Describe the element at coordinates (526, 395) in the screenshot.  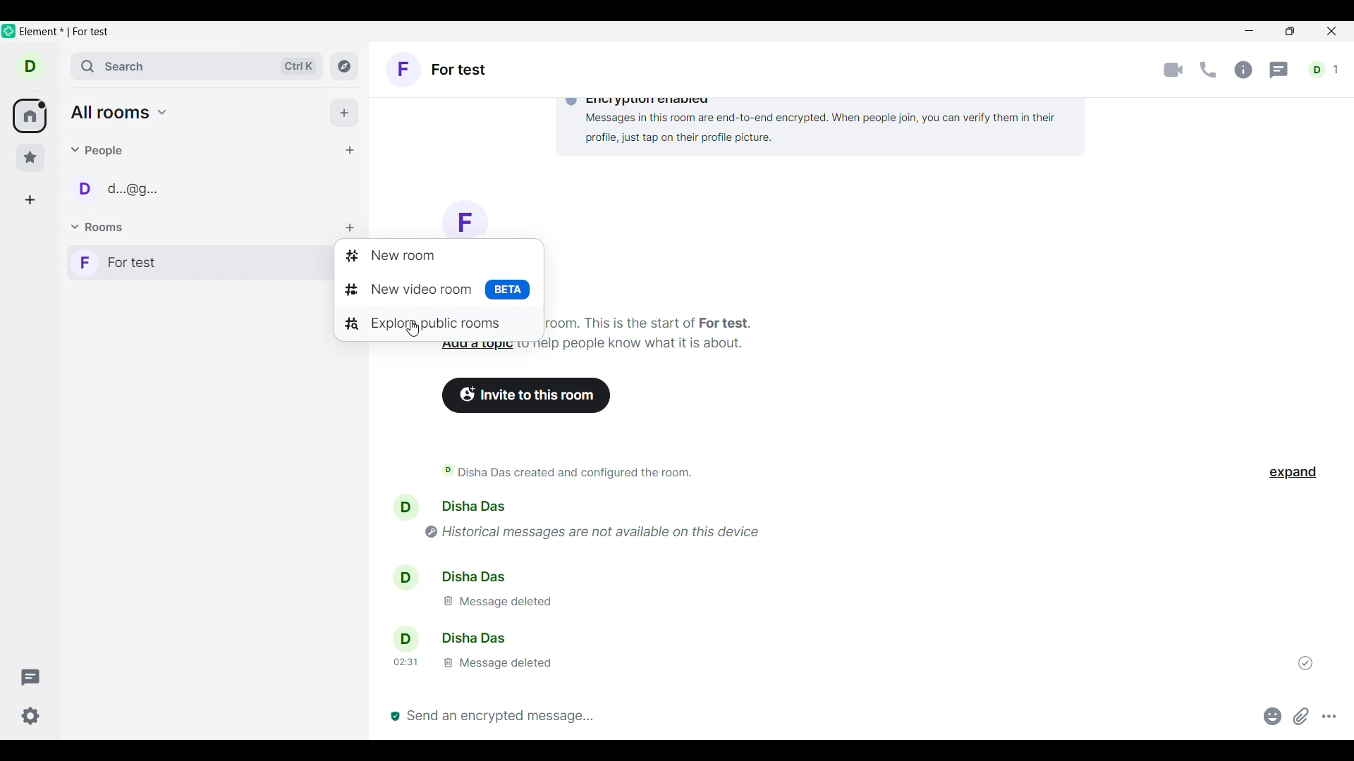
I see `Invite to this room` at that location.